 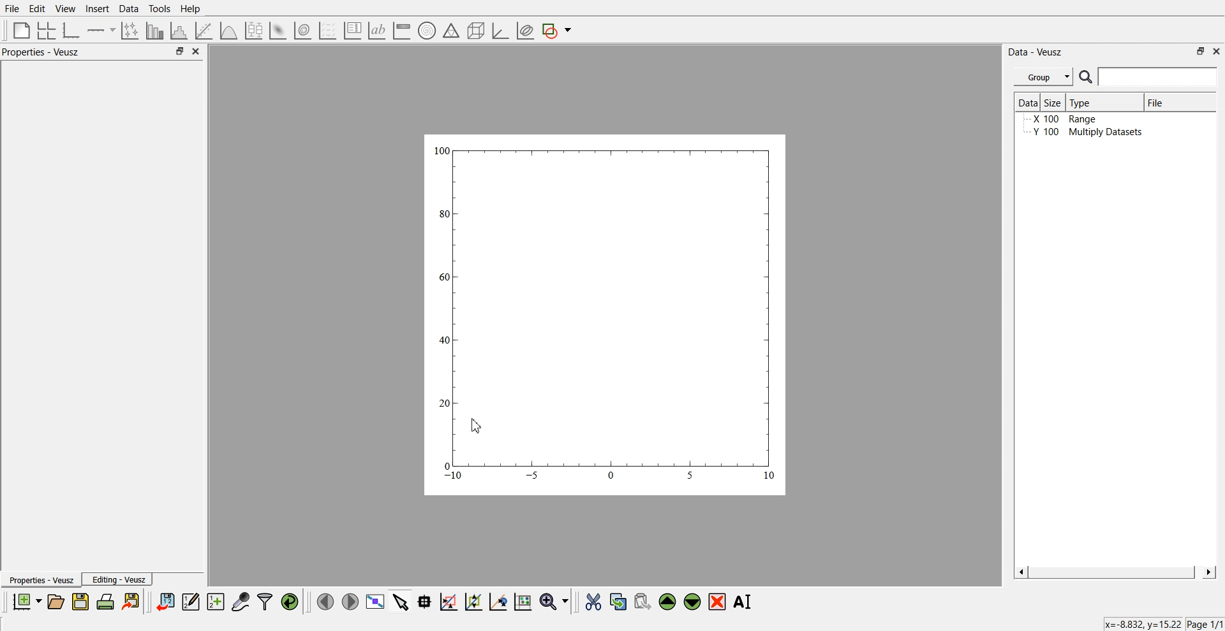 I want to click on 3d shapes, so click(x=473, y=31).